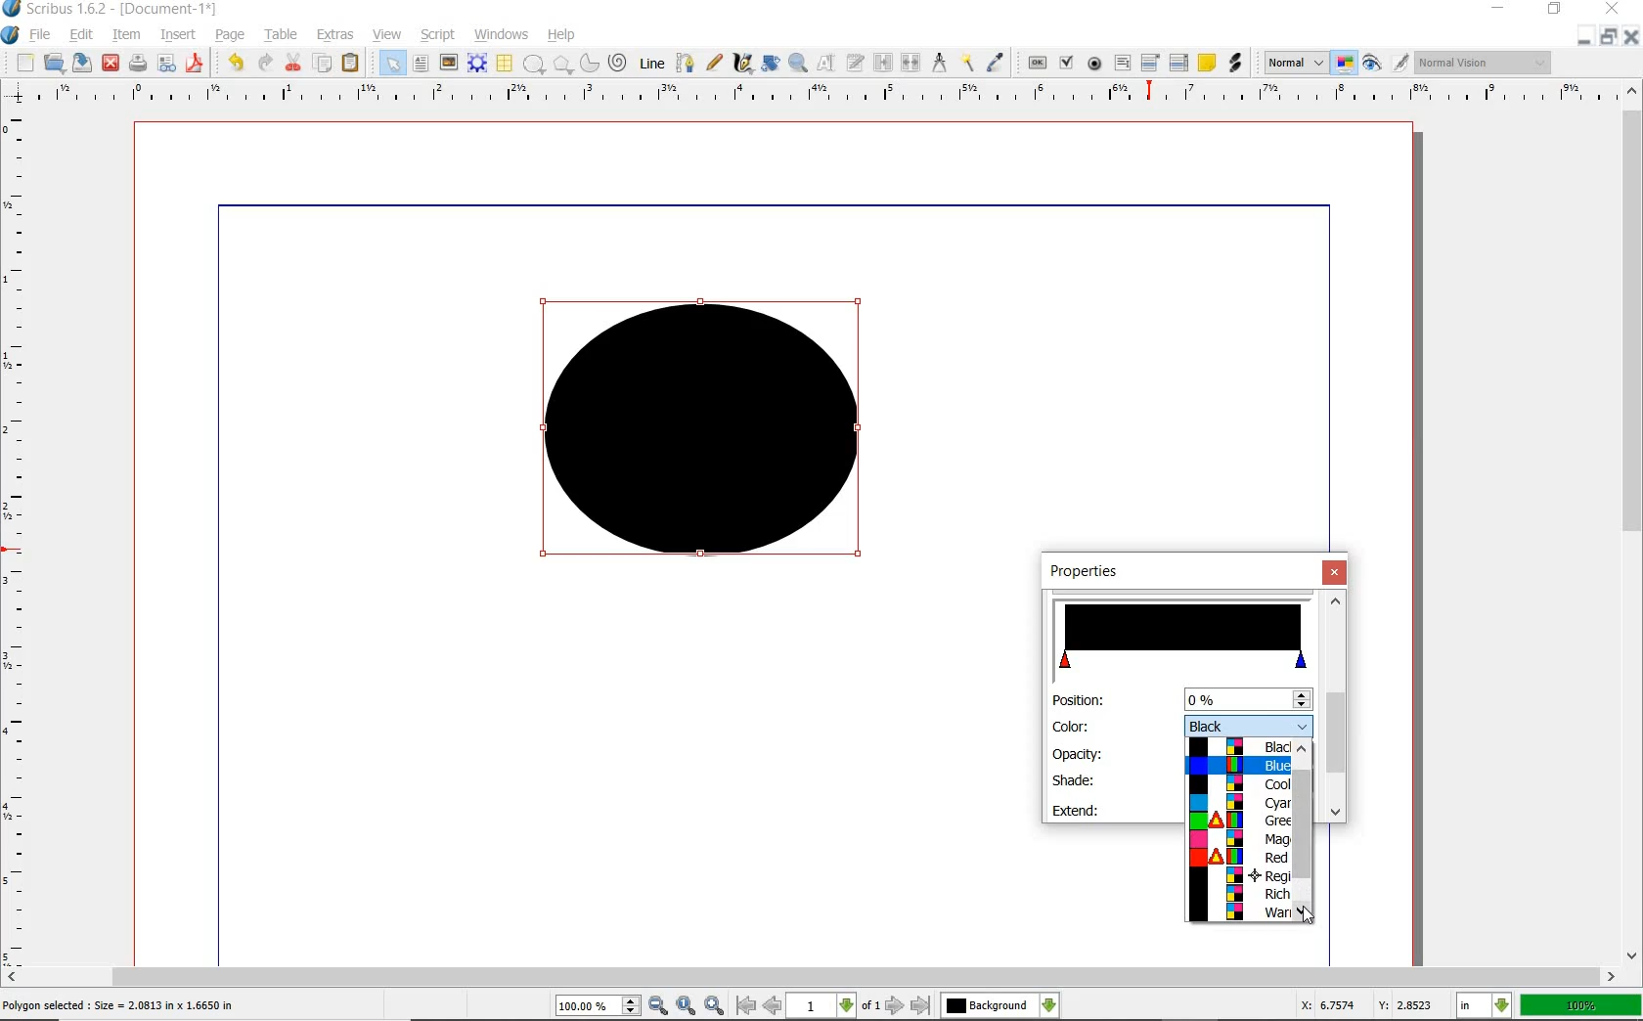 Image resolution: width=1643 pixels, height=1021 pixels. I want to click on zoom in, so click(716, 1004).